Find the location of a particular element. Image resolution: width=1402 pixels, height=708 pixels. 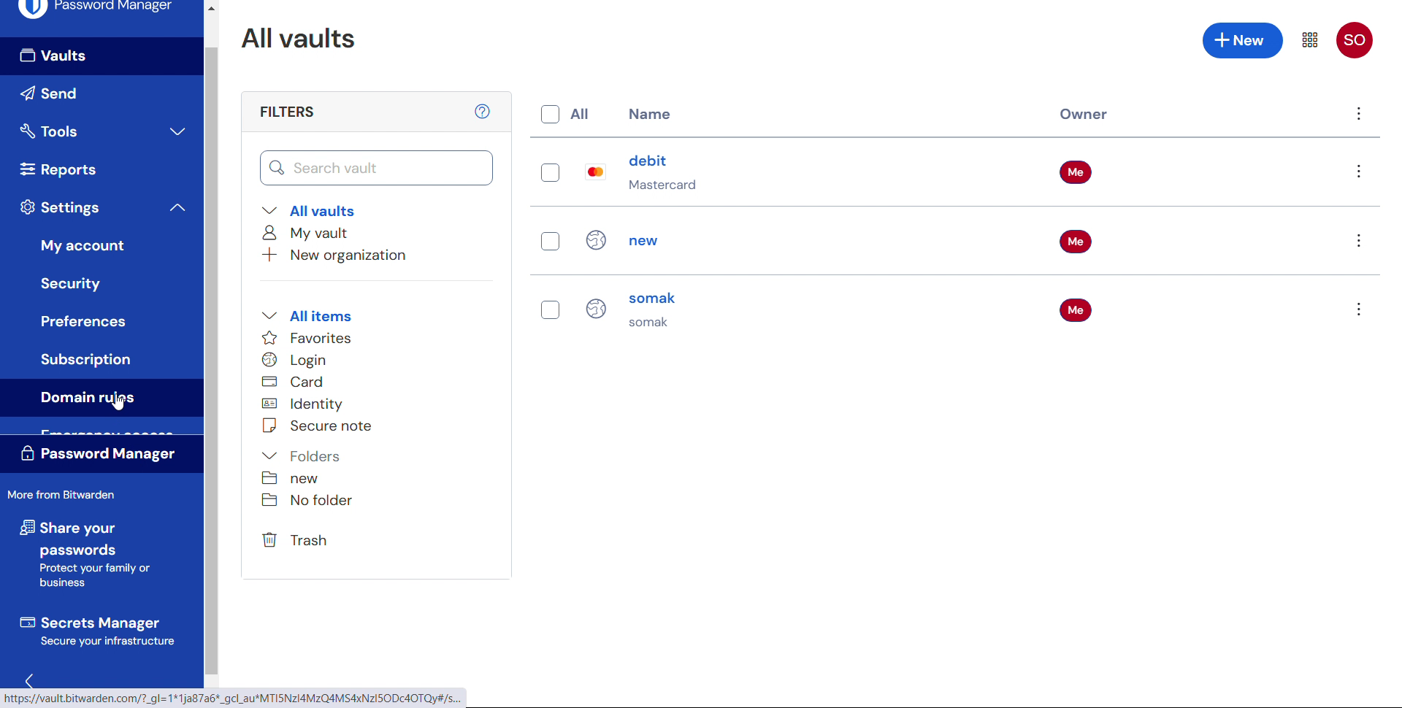

account  is located at coordinates (1356, 40).